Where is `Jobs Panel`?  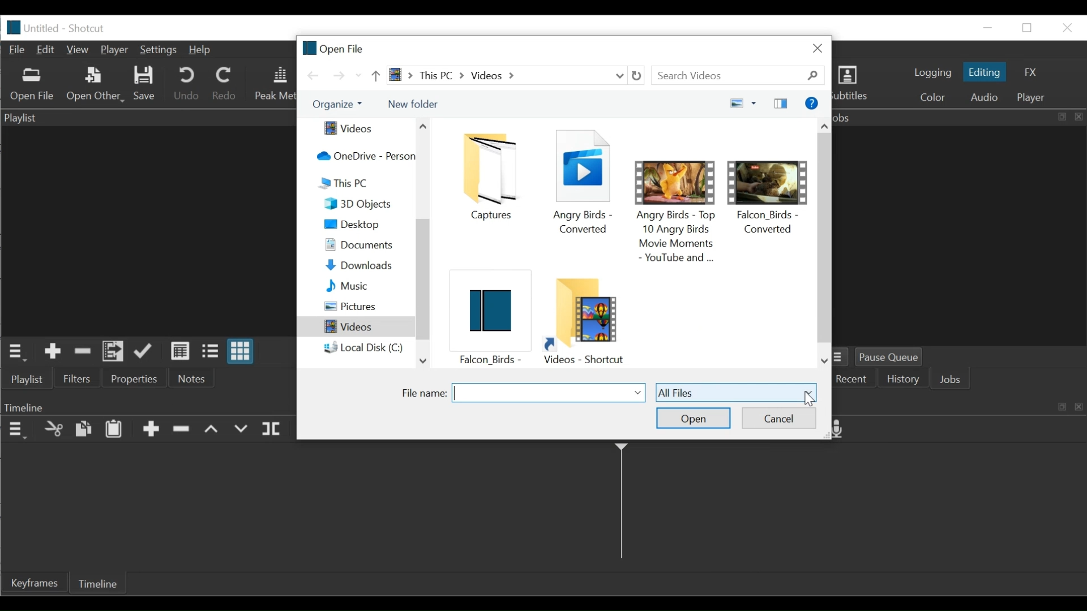 Jobs Panel is located at coordinates (960, 117).